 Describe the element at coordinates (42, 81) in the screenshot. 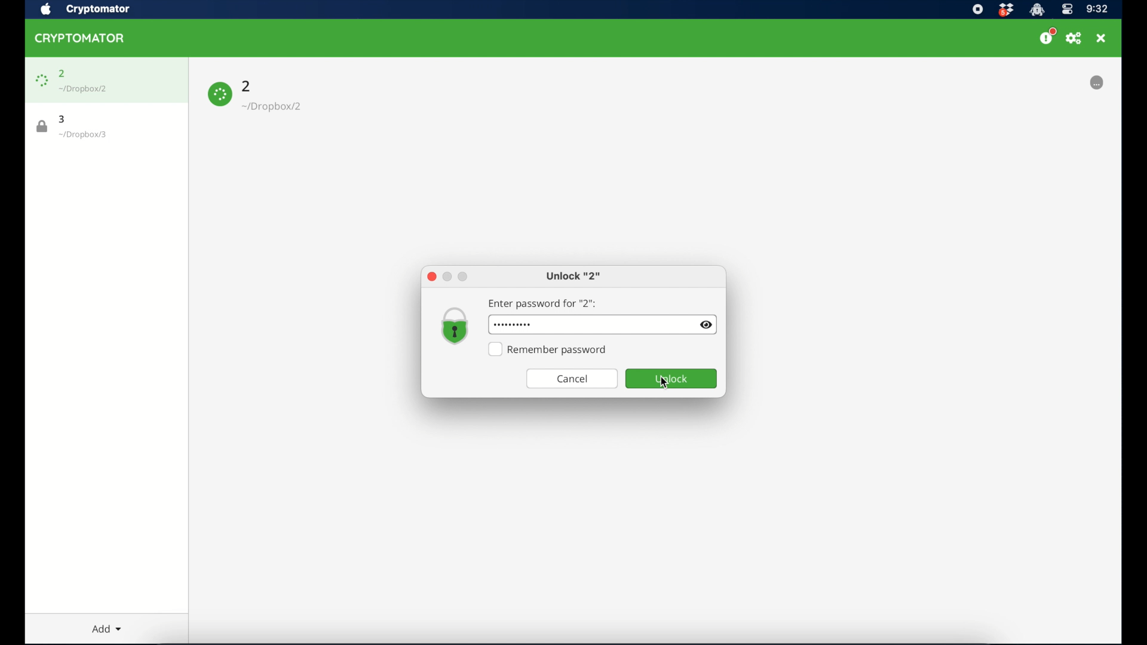

I see `lock icon` at that location.